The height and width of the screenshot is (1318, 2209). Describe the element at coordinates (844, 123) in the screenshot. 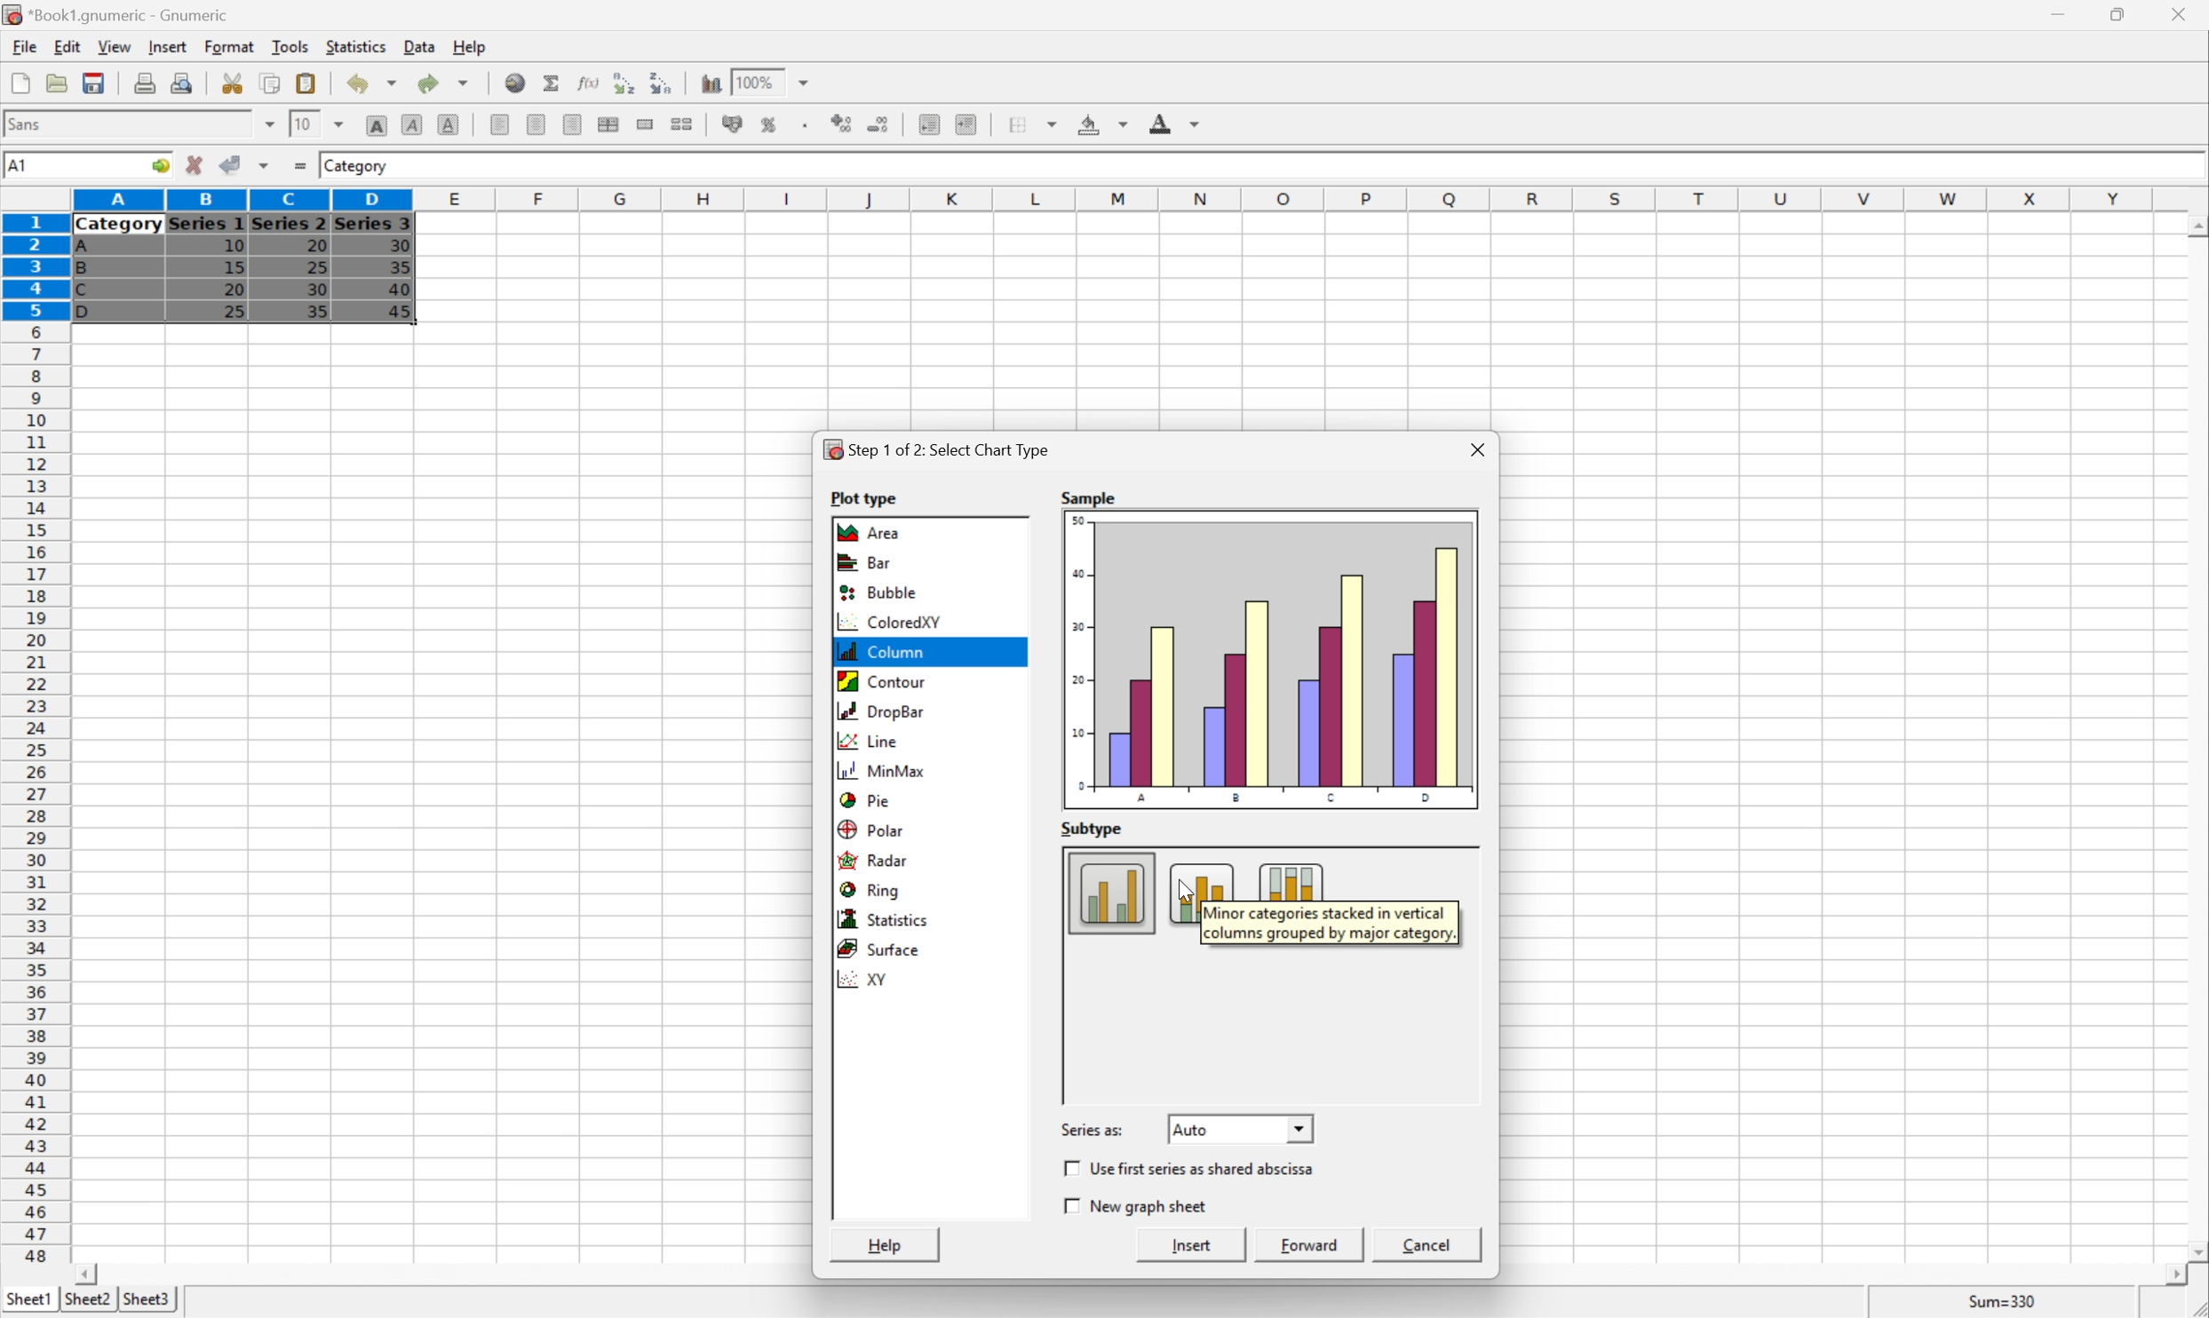

I see `Increase the number of decimals displayed` at that location.